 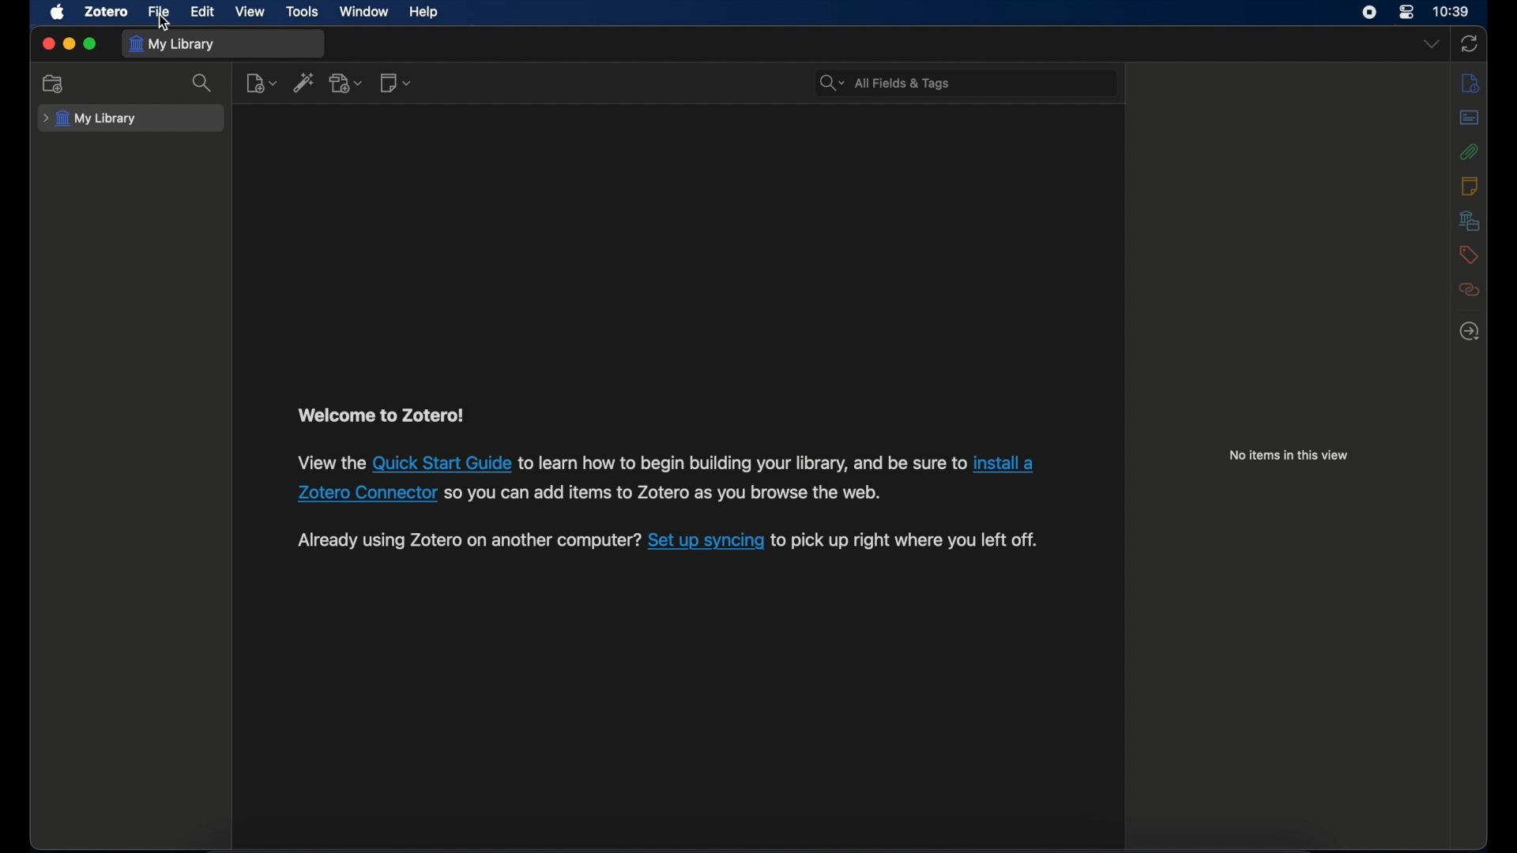 I want to click on so you can add items to Zotero as you browse the web, so click(x=665, y=492).